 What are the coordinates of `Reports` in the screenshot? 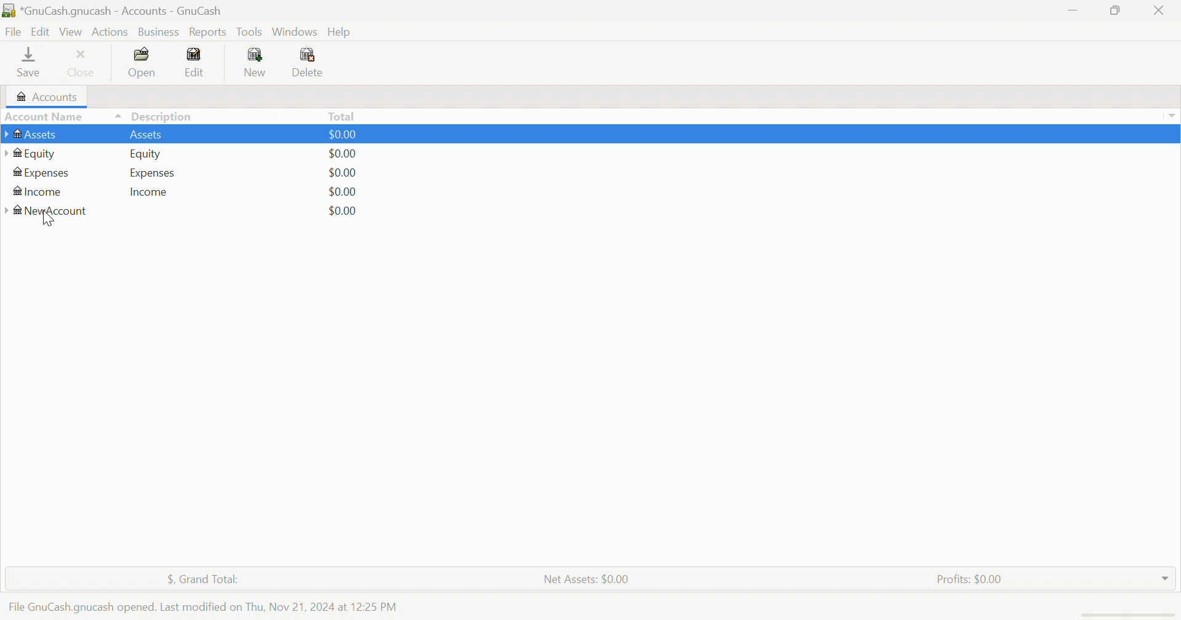 It's located at (207, 33).